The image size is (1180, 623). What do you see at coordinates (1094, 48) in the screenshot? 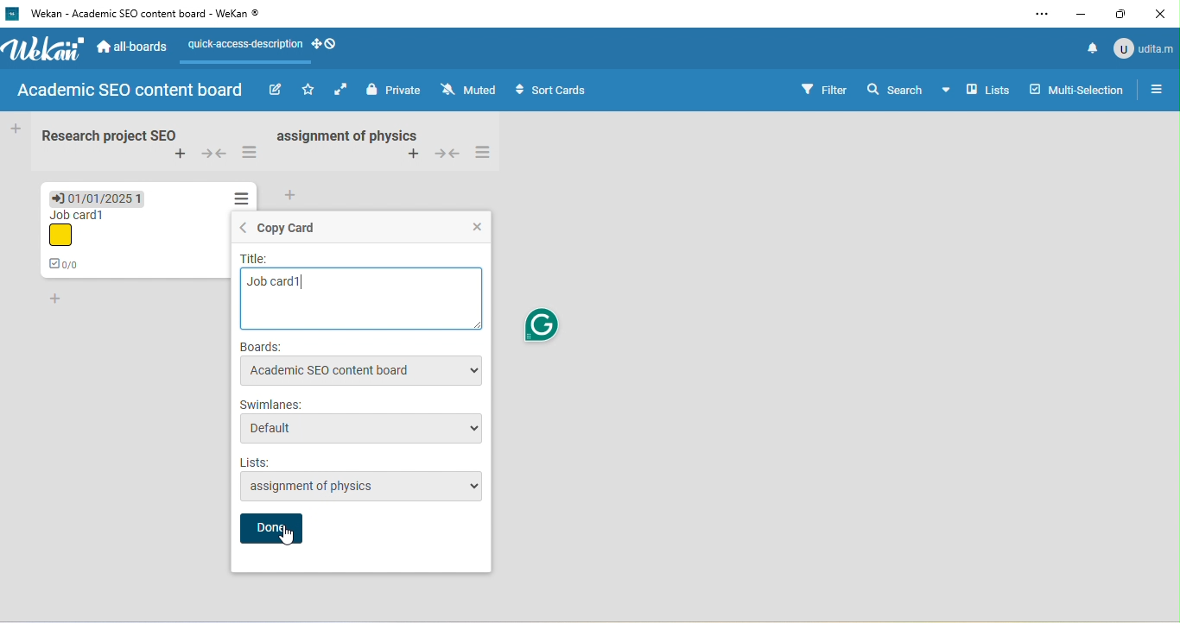
I see `notification` at bounding box center [1094, 48].